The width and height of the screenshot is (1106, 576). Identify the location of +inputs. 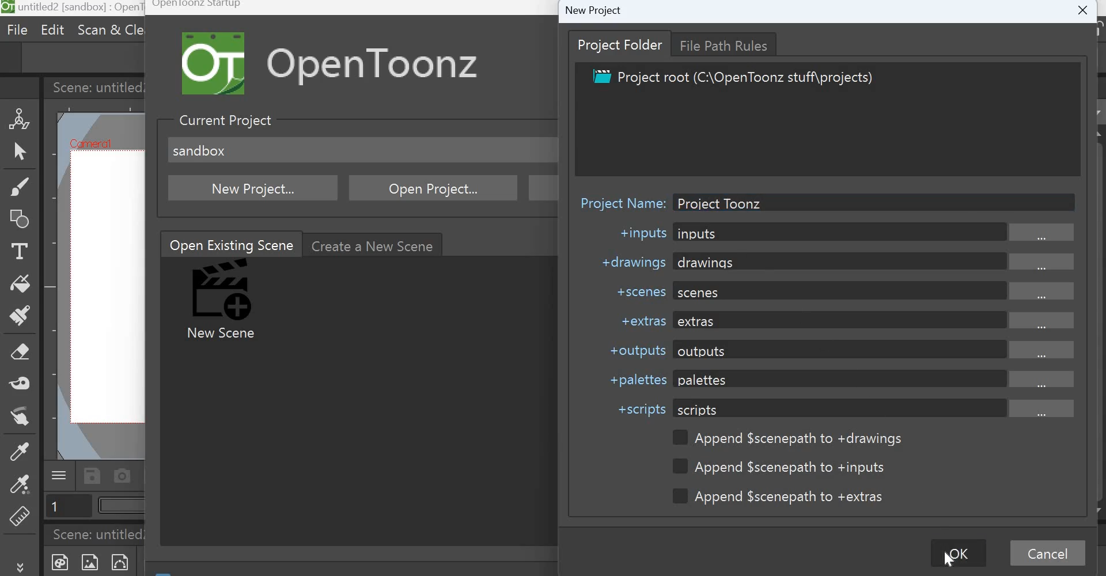
(641, 234).